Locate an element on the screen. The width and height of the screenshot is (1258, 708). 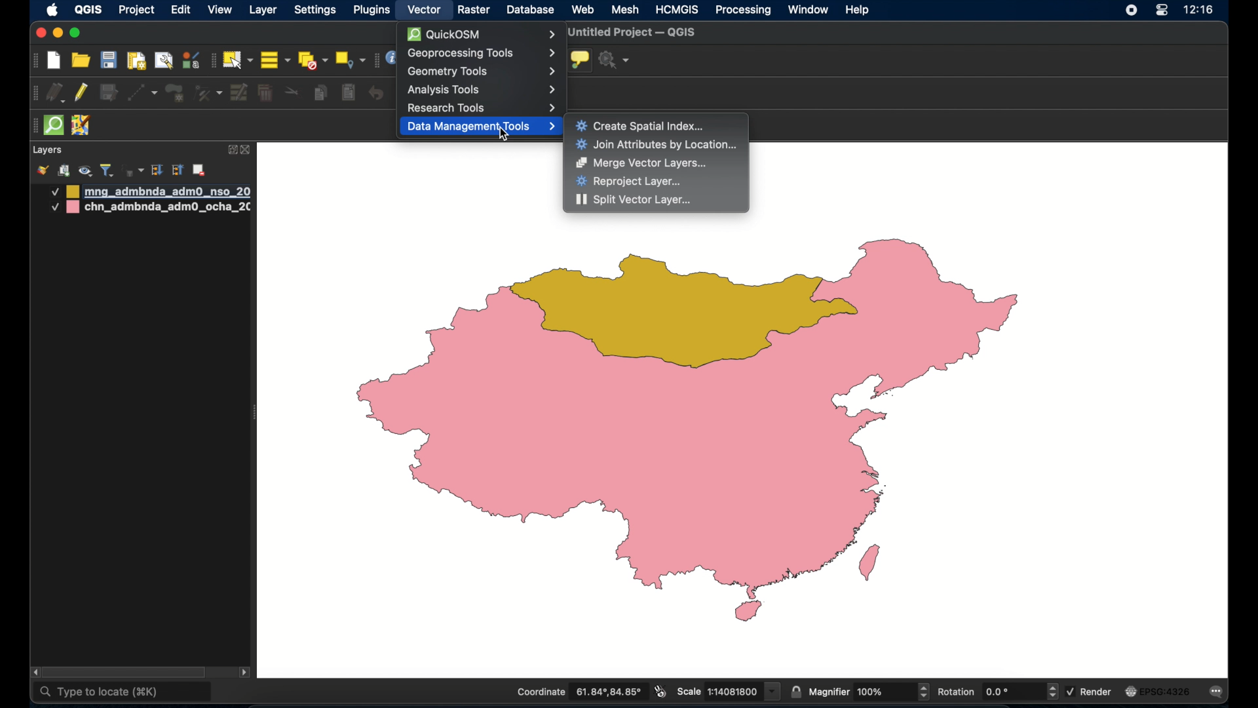
database is located at coordinates (531, 10).